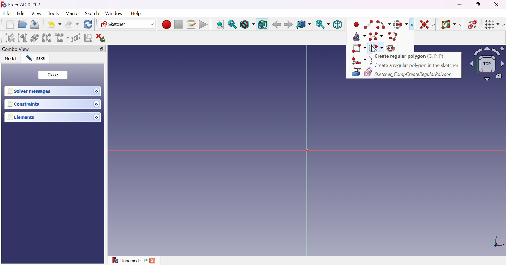  I want to click on What's this?, so click(363, 24).